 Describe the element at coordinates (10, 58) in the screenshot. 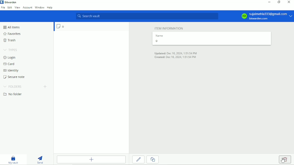

I see `Login` at that location.